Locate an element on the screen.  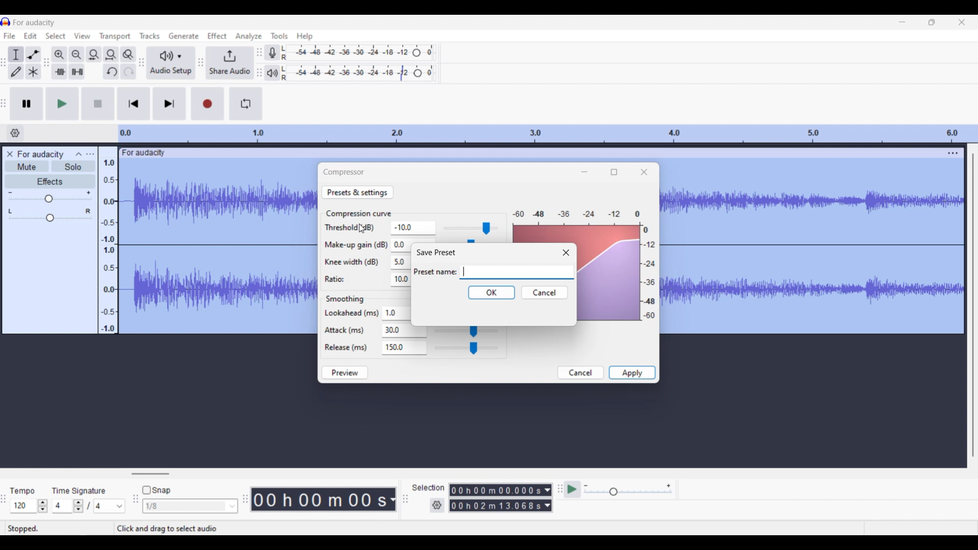
Cancel is located at coordinates (581, 373).